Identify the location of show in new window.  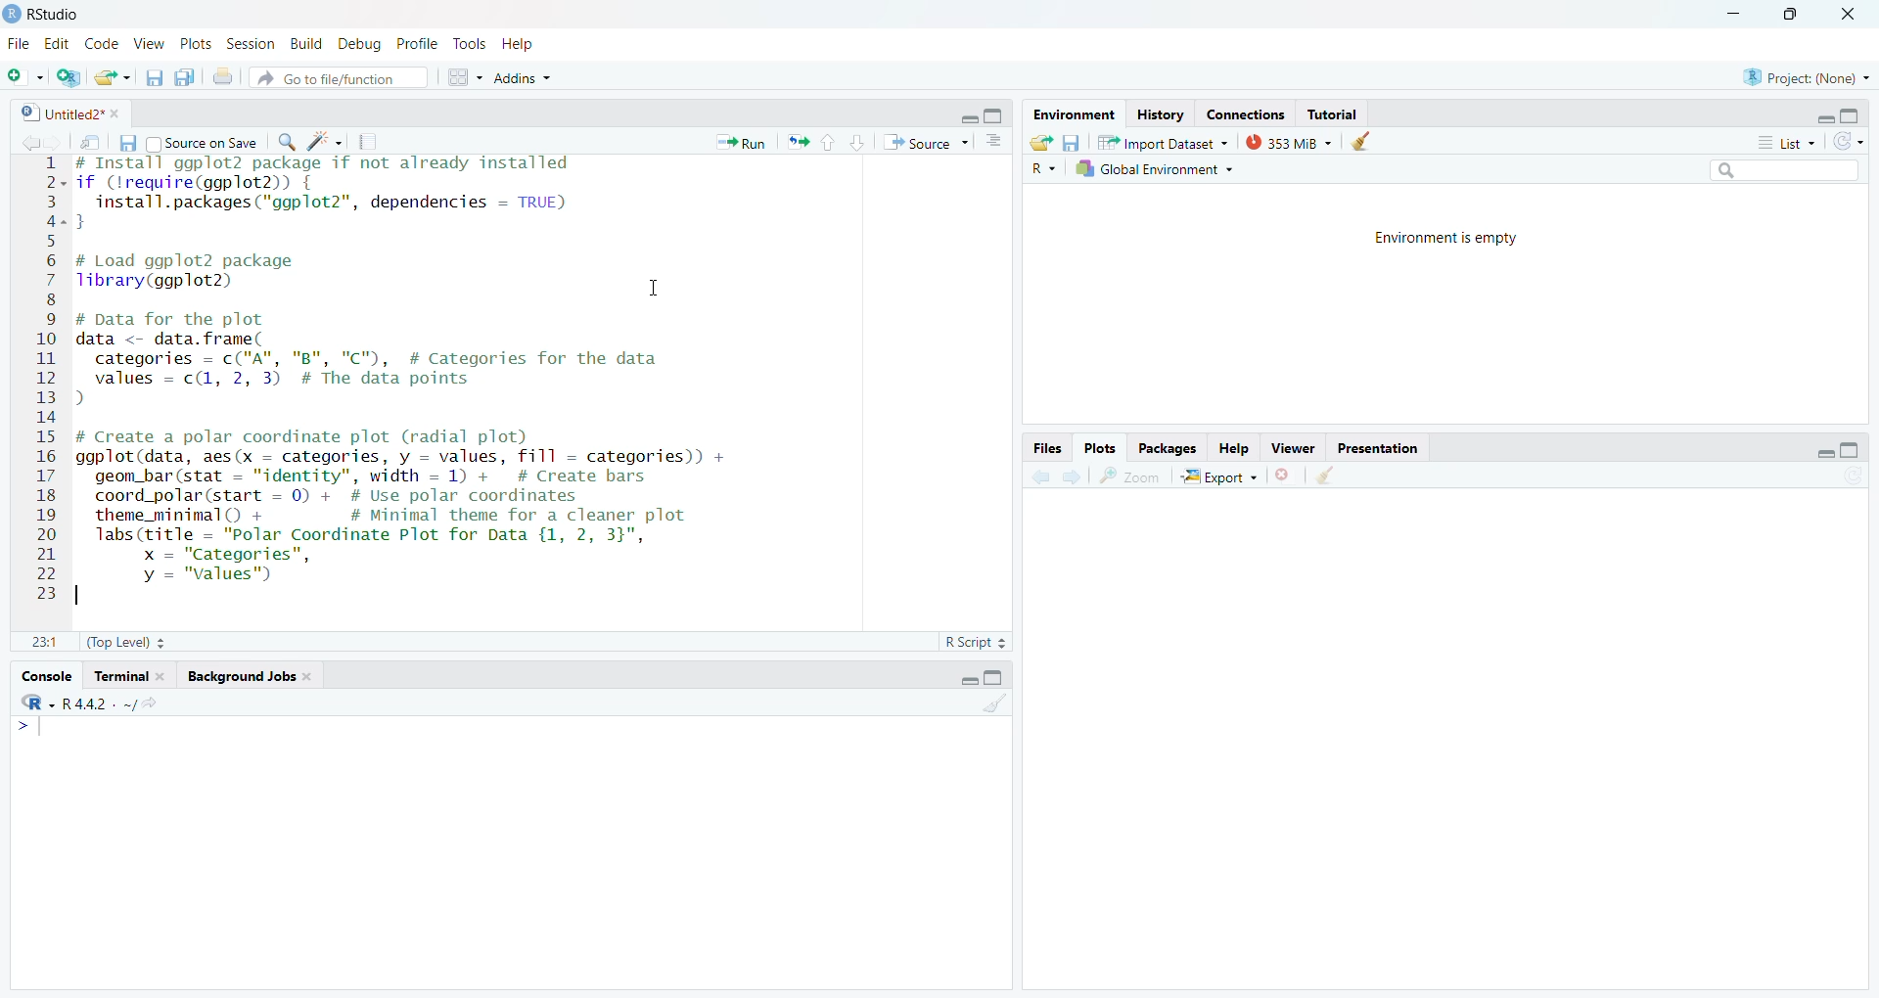
(87, 140).